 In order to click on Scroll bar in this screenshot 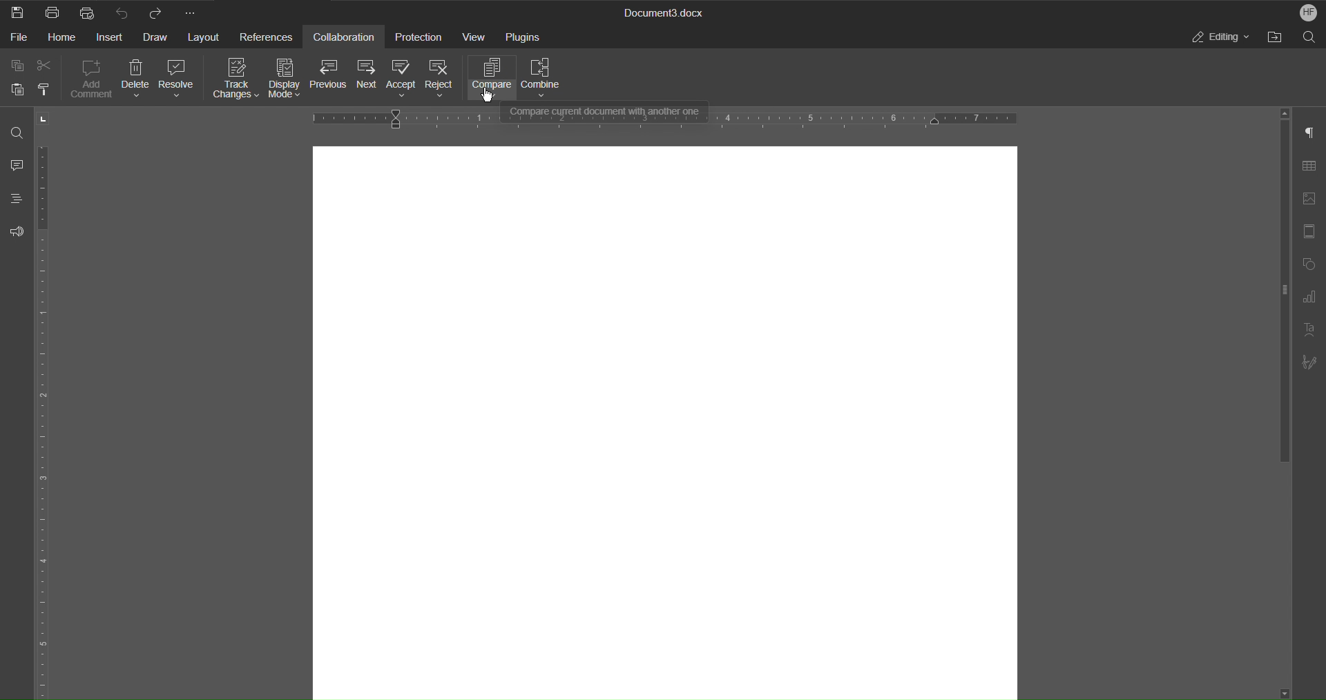, I will do `click(1279, 299)`.